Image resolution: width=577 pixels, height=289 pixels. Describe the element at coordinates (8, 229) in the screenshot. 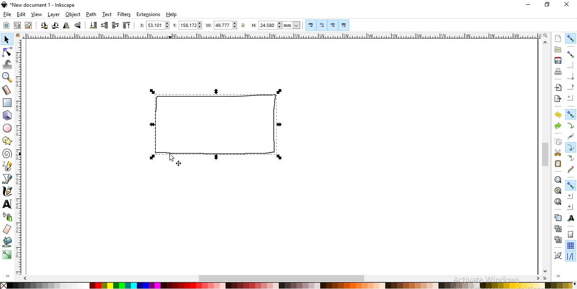

I see `erase existing paths` at that location.